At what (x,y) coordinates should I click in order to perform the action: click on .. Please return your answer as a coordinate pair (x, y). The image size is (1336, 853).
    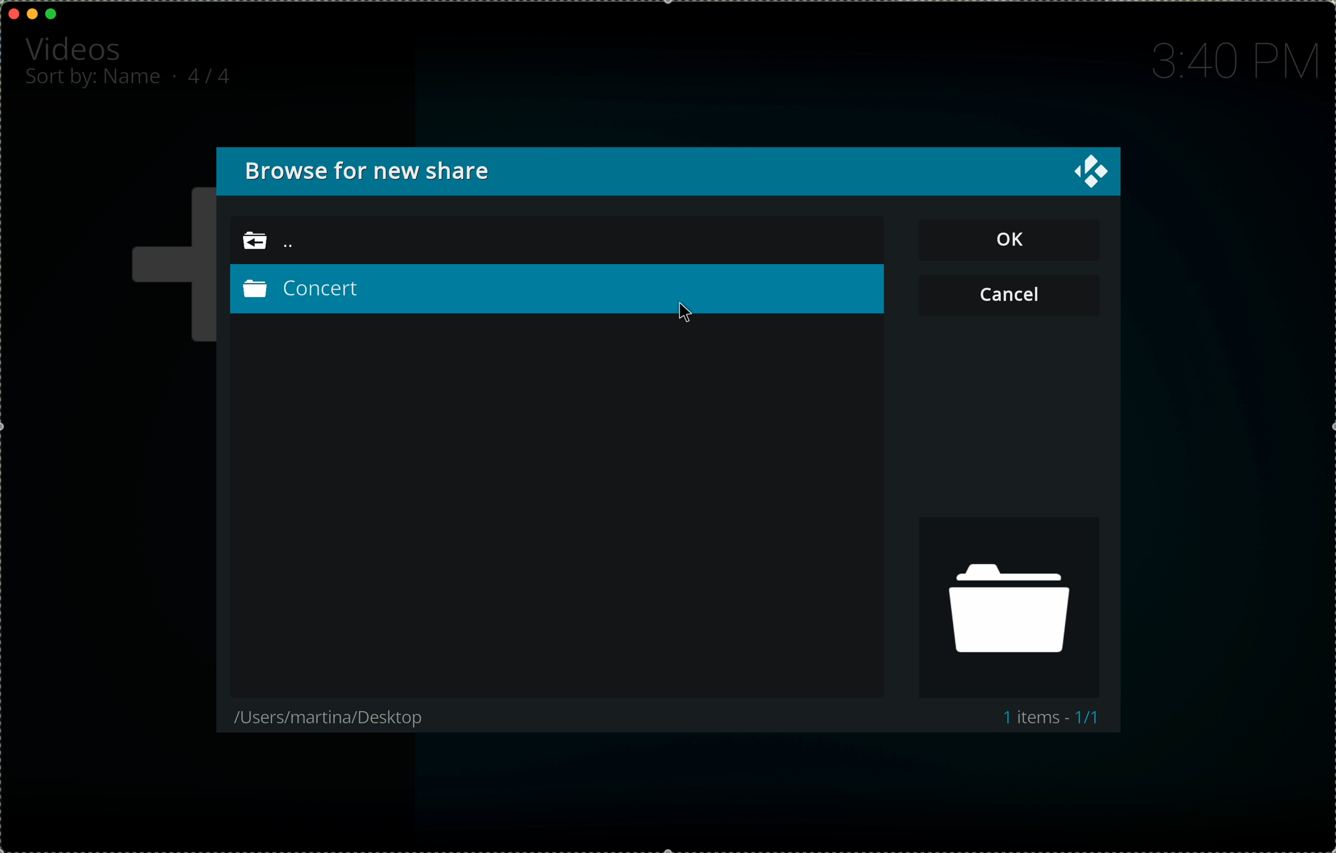
    Looking at the image, I should click on (178, 75).